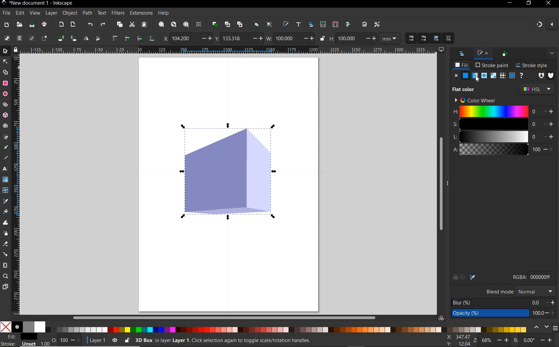 The height and width of the screenshot is (347, 559). What do you see at coordinates (494, 150) in the screenshot?
I see `A` at bounding box center [494, 150].